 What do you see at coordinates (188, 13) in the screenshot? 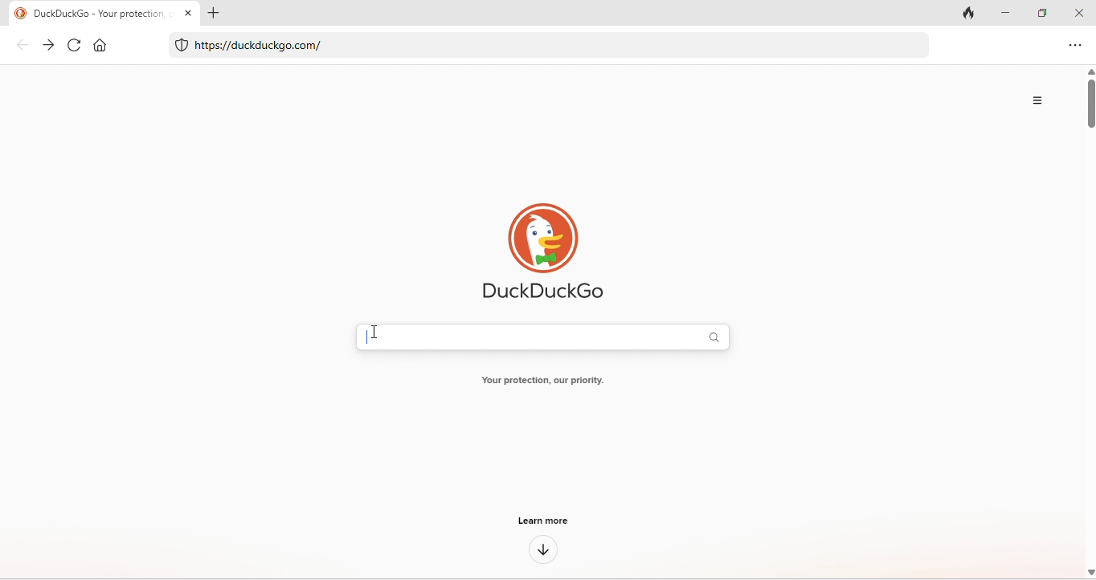
I see `close` at bounding box center [188, 13].